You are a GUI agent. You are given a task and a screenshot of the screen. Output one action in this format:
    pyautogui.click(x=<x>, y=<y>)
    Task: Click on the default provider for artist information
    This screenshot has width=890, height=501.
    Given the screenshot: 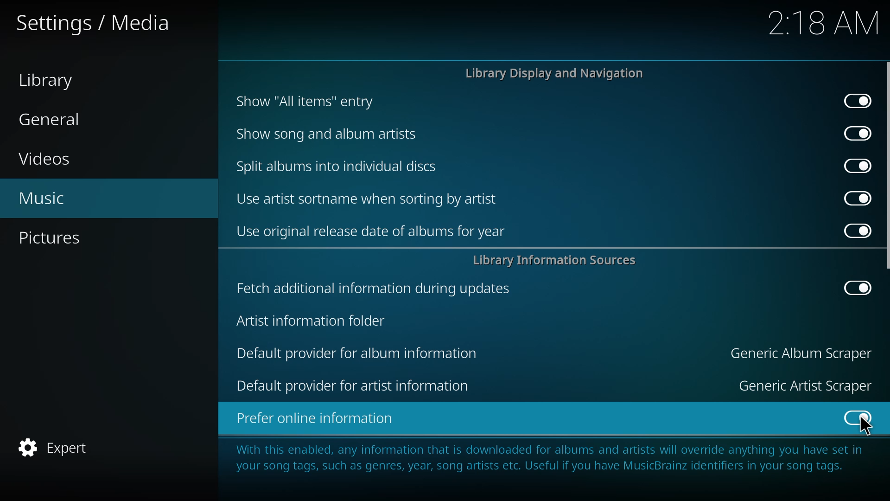 What is the action you would take?
    pyautogui.click(x=359, y=383)
    